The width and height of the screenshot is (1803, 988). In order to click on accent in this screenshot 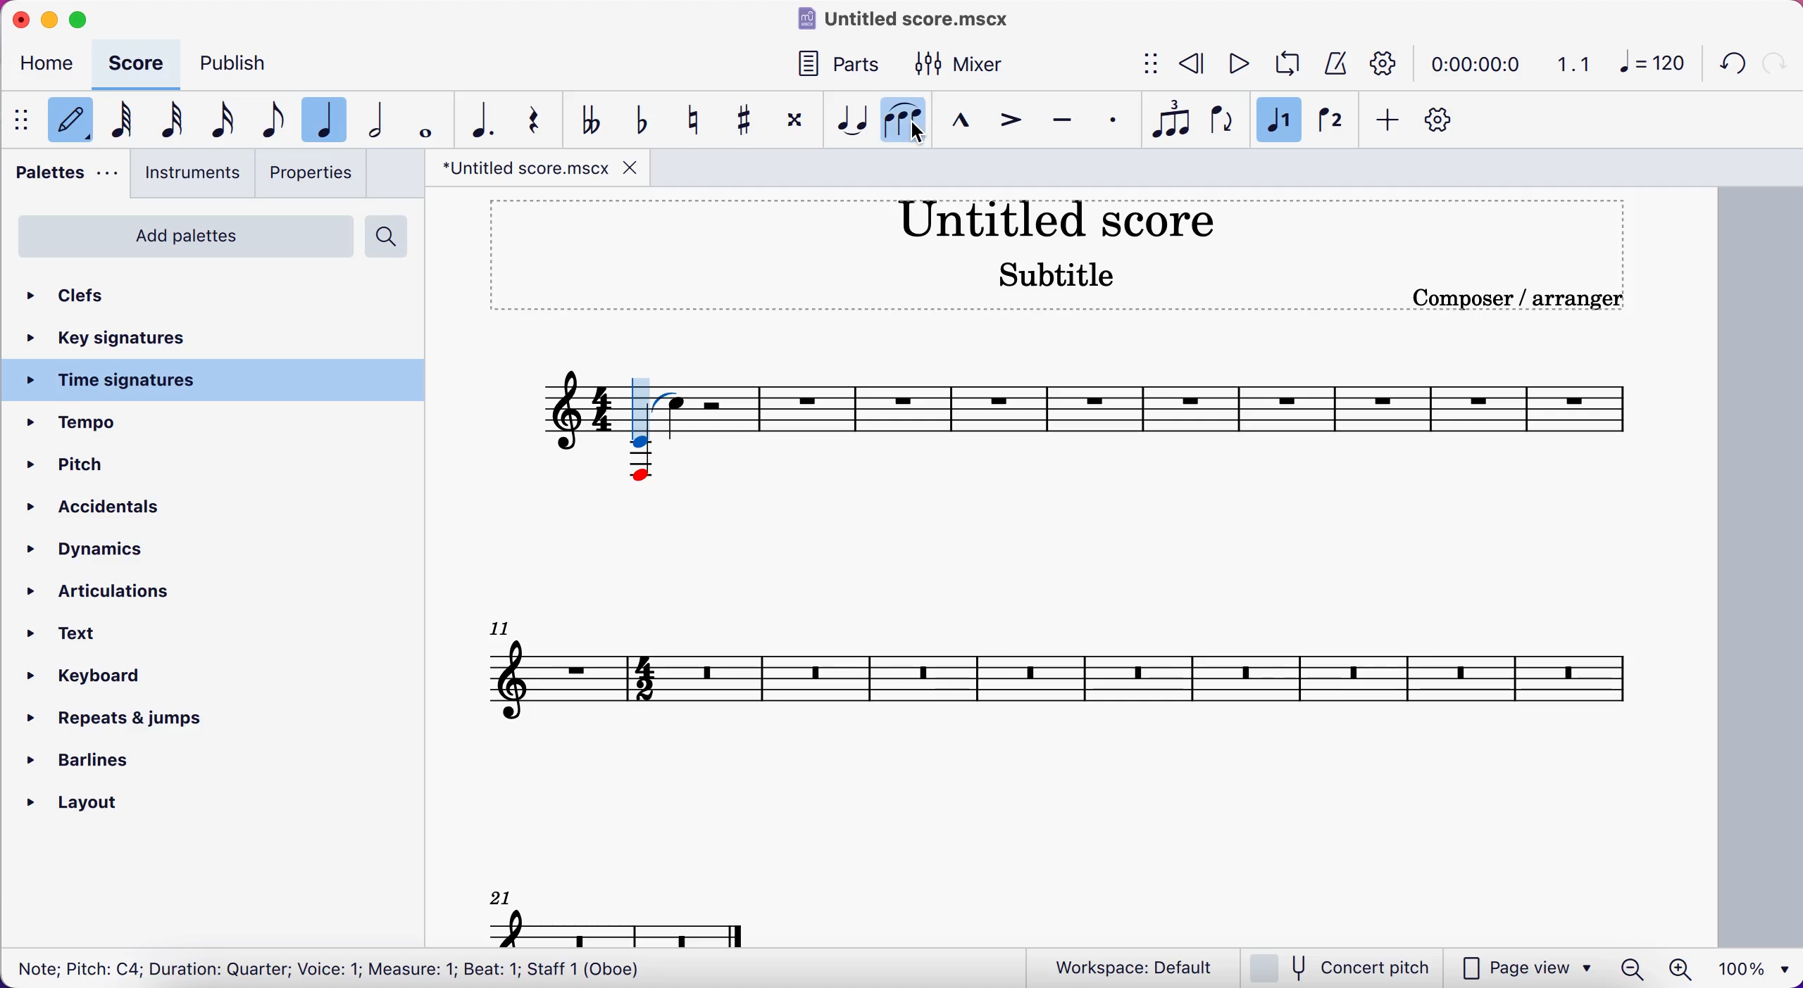, I will do `click(1009, 123)`.